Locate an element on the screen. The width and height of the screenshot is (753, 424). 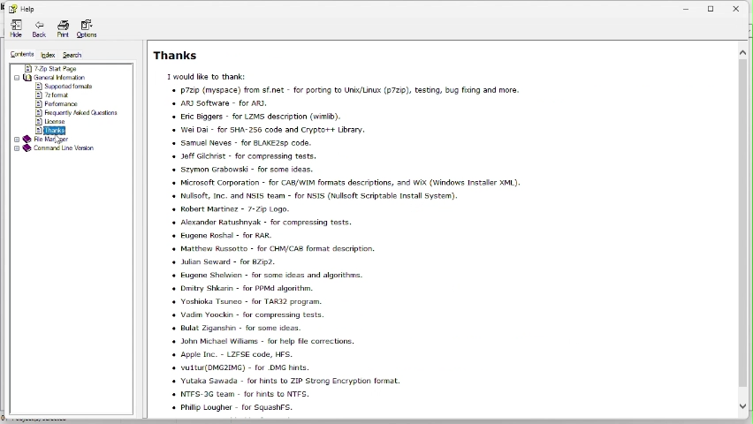
Options is located at coordinates (87, 27).